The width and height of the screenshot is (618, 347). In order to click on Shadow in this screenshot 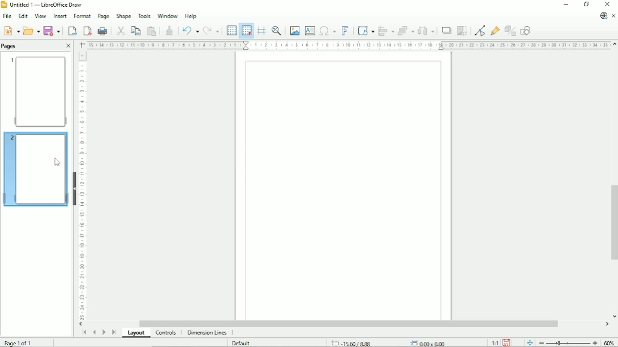, I will do `click(446, 31)`.